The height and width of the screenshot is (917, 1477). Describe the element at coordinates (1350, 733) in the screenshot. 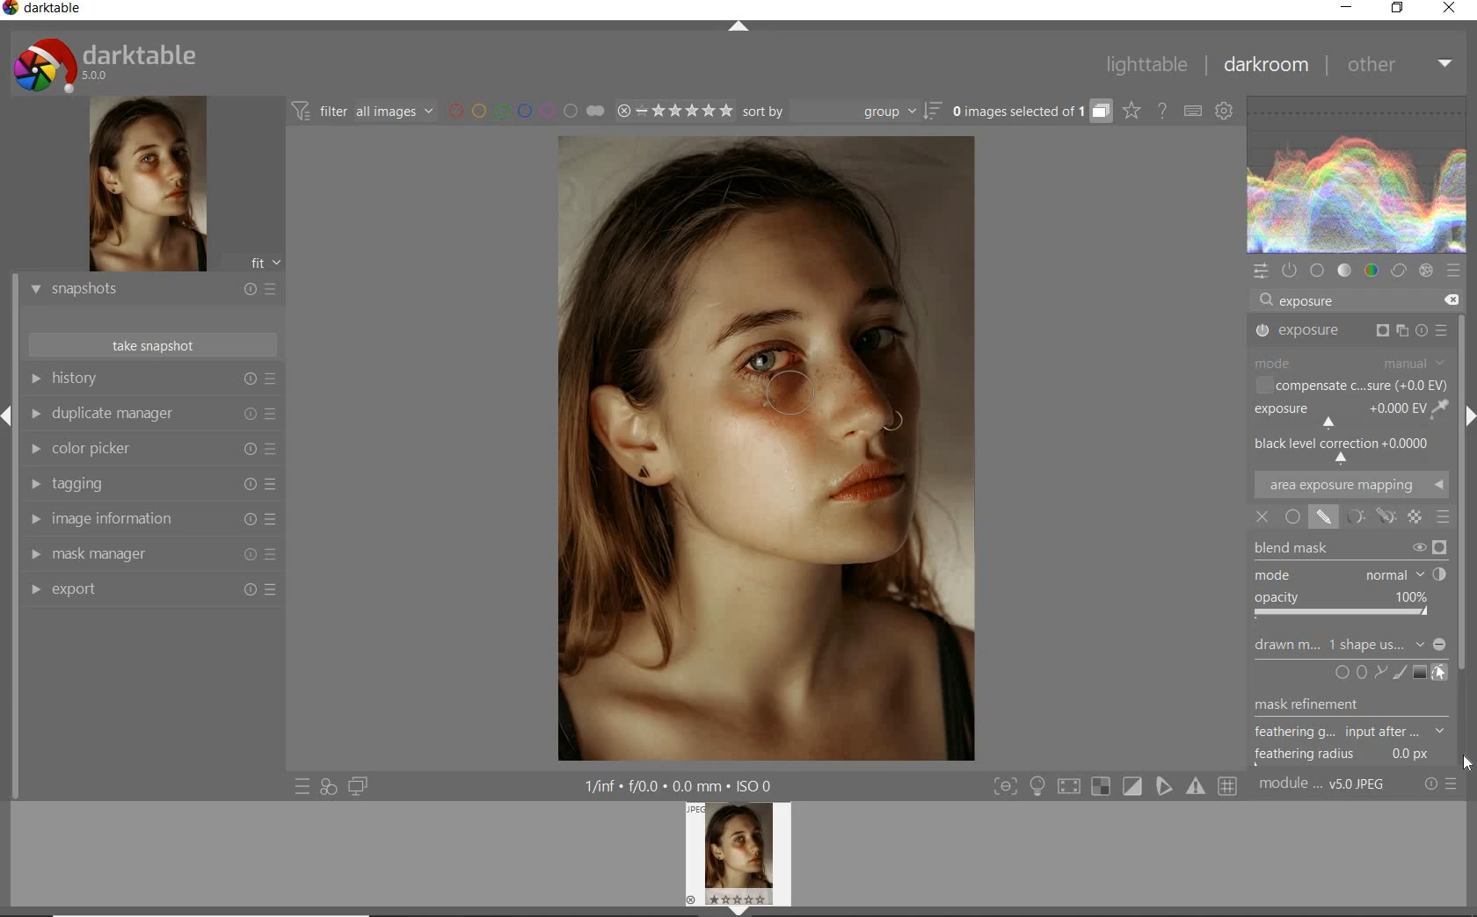

I see `FEATHERING G...` at that location.